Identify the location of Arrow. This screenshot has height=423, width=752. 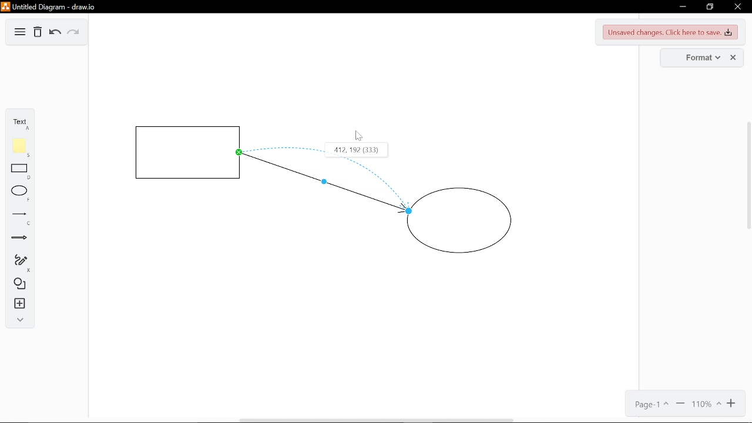
(18, 240).